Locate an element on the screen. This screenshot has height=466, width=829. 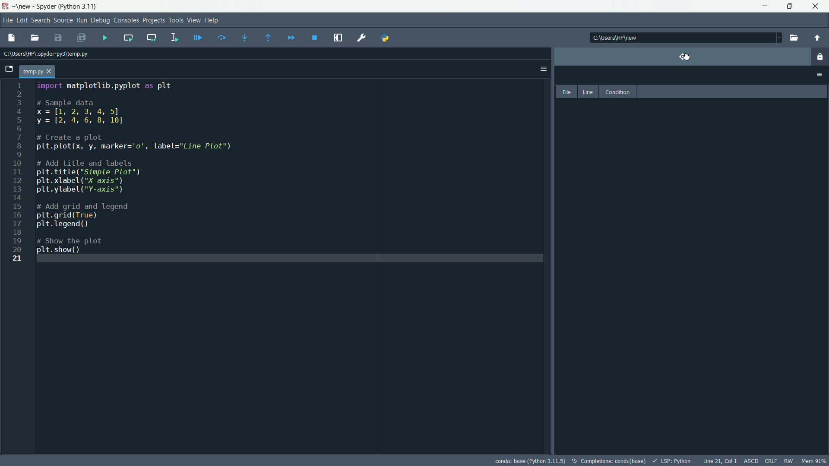
lsp:python is located at coordinates (672, 460).